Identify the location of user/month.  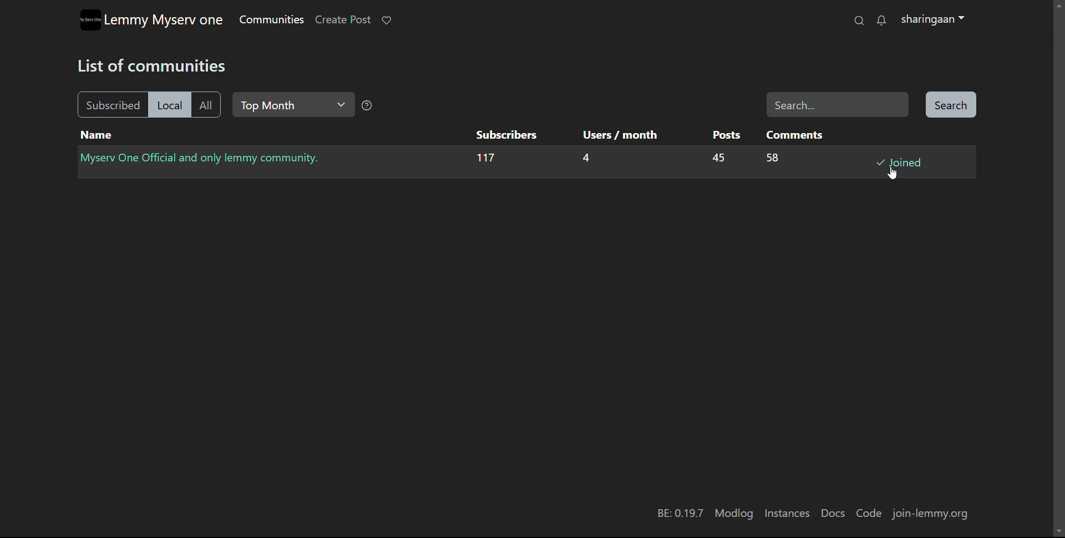
(617, 135).